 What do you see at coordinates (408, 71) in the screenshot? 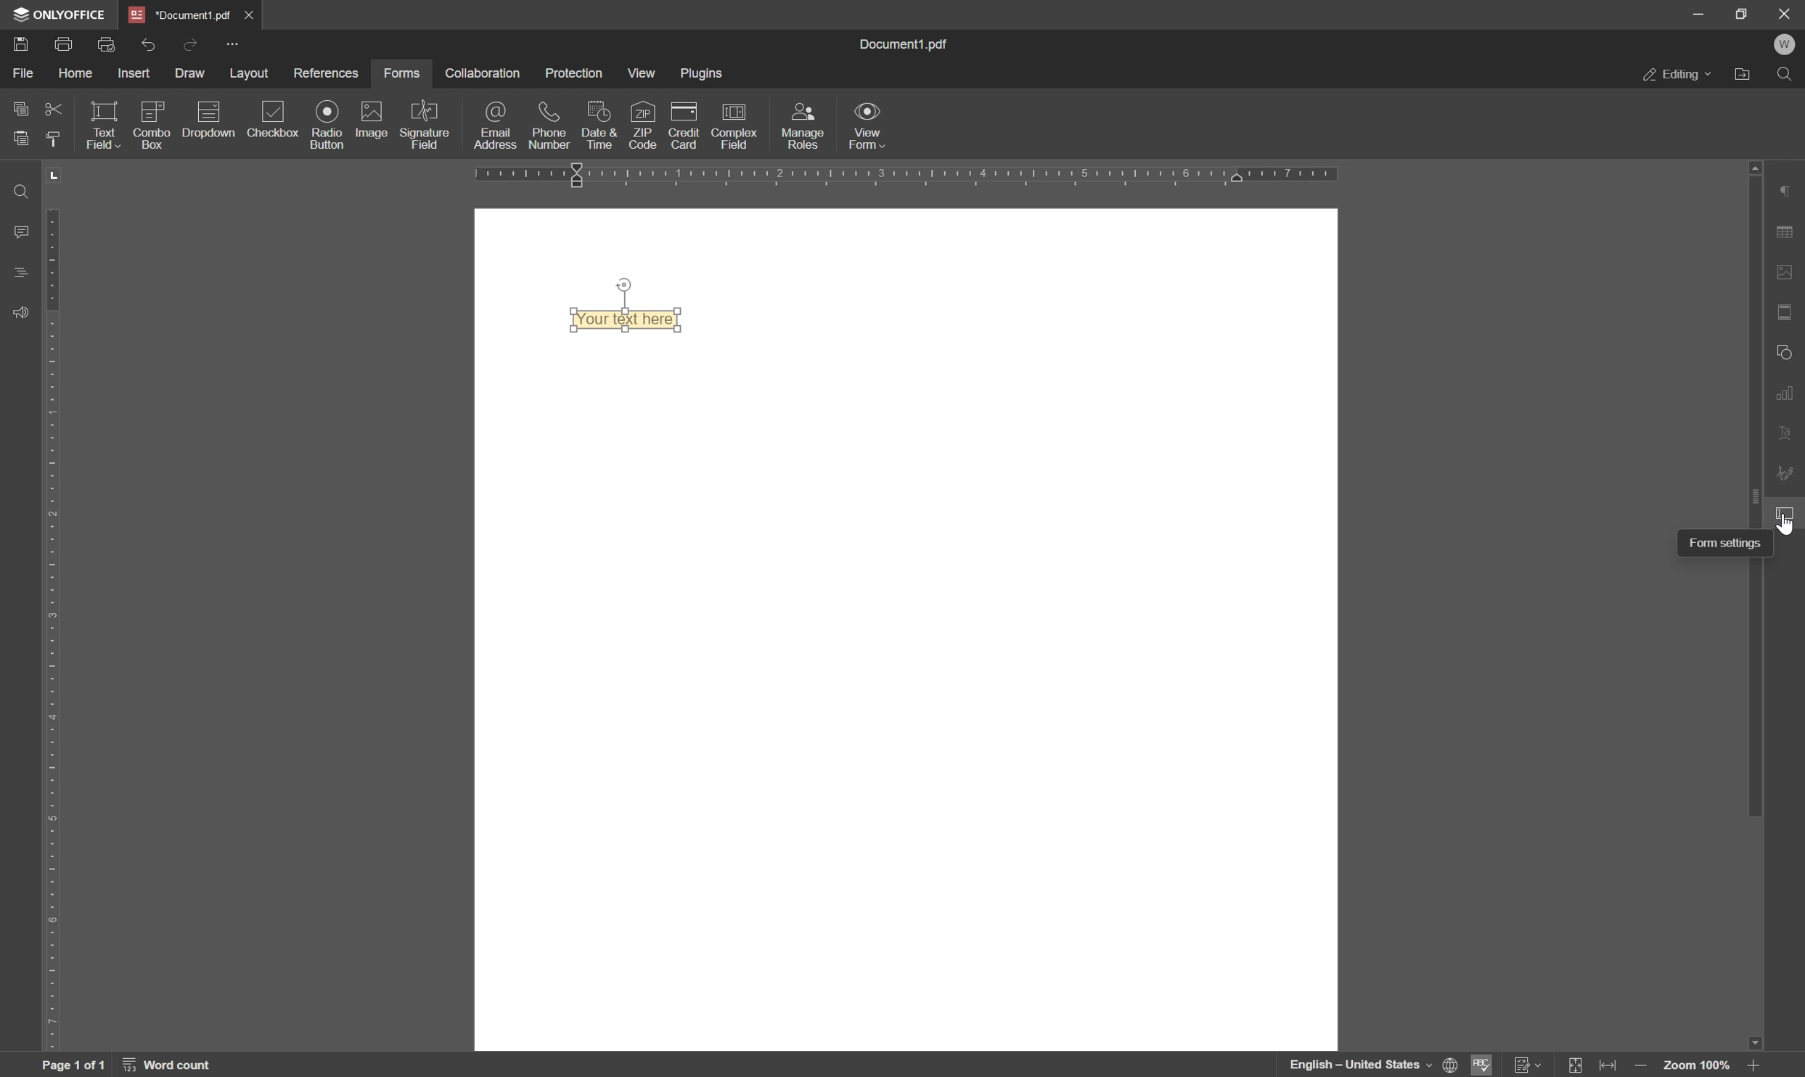
I see `forms` at bounding box center [408, 71].